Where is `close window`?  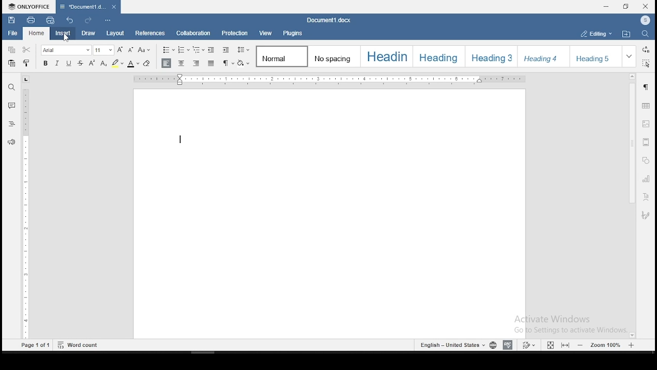 close window is located at coordinates (645, 7).